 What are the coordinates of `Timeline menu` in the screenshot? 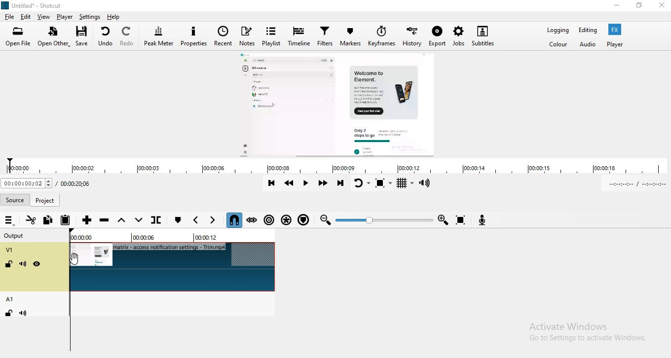 It's located at (10, 222).